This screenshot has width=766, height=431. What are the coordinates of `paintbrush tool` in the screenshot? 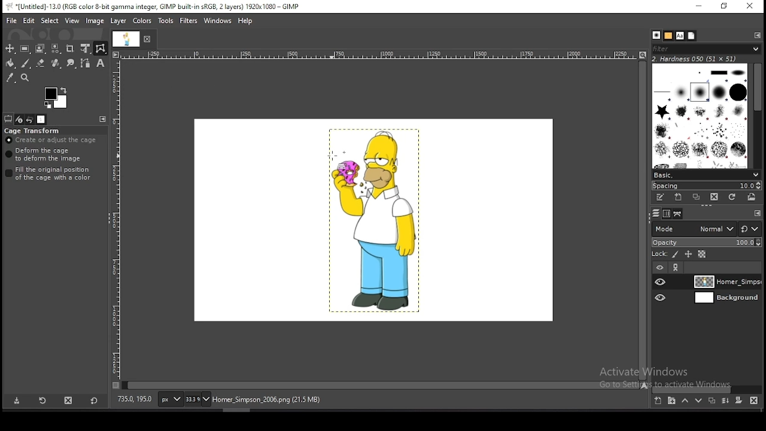 It's located at (25, 63).